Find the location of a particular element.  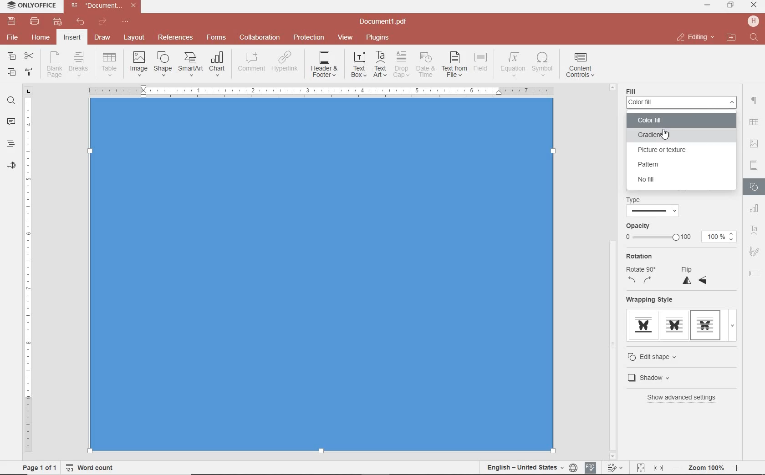

comments is located at coordinates (11, 122).